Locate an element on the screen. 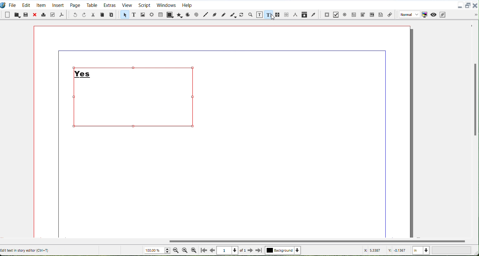  Calligraphic line is located at coordinates (233, 15).